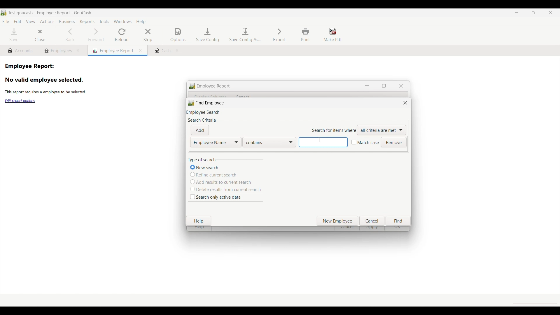 This screenshot has height=315, width=560. What do you see at coordinates (220, 174) in the screenshot?
I see `Refine current search` at bounding box center [220, 174].